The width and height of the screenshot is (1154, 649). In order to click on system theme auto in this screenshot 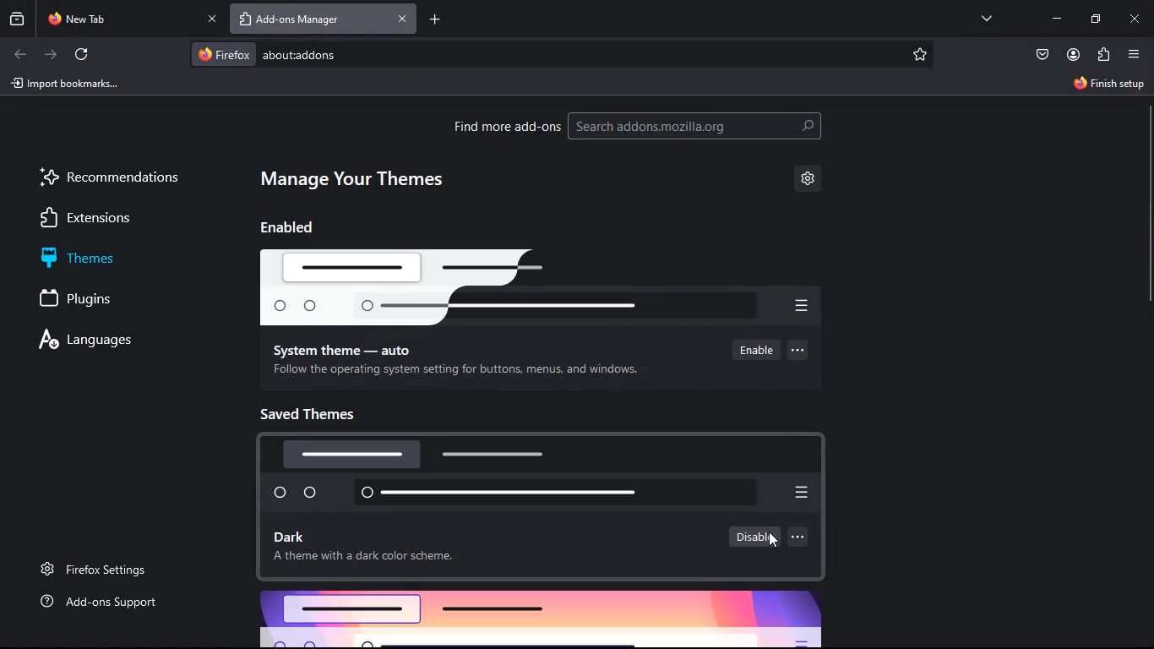, I will do `click(346, 349)`.